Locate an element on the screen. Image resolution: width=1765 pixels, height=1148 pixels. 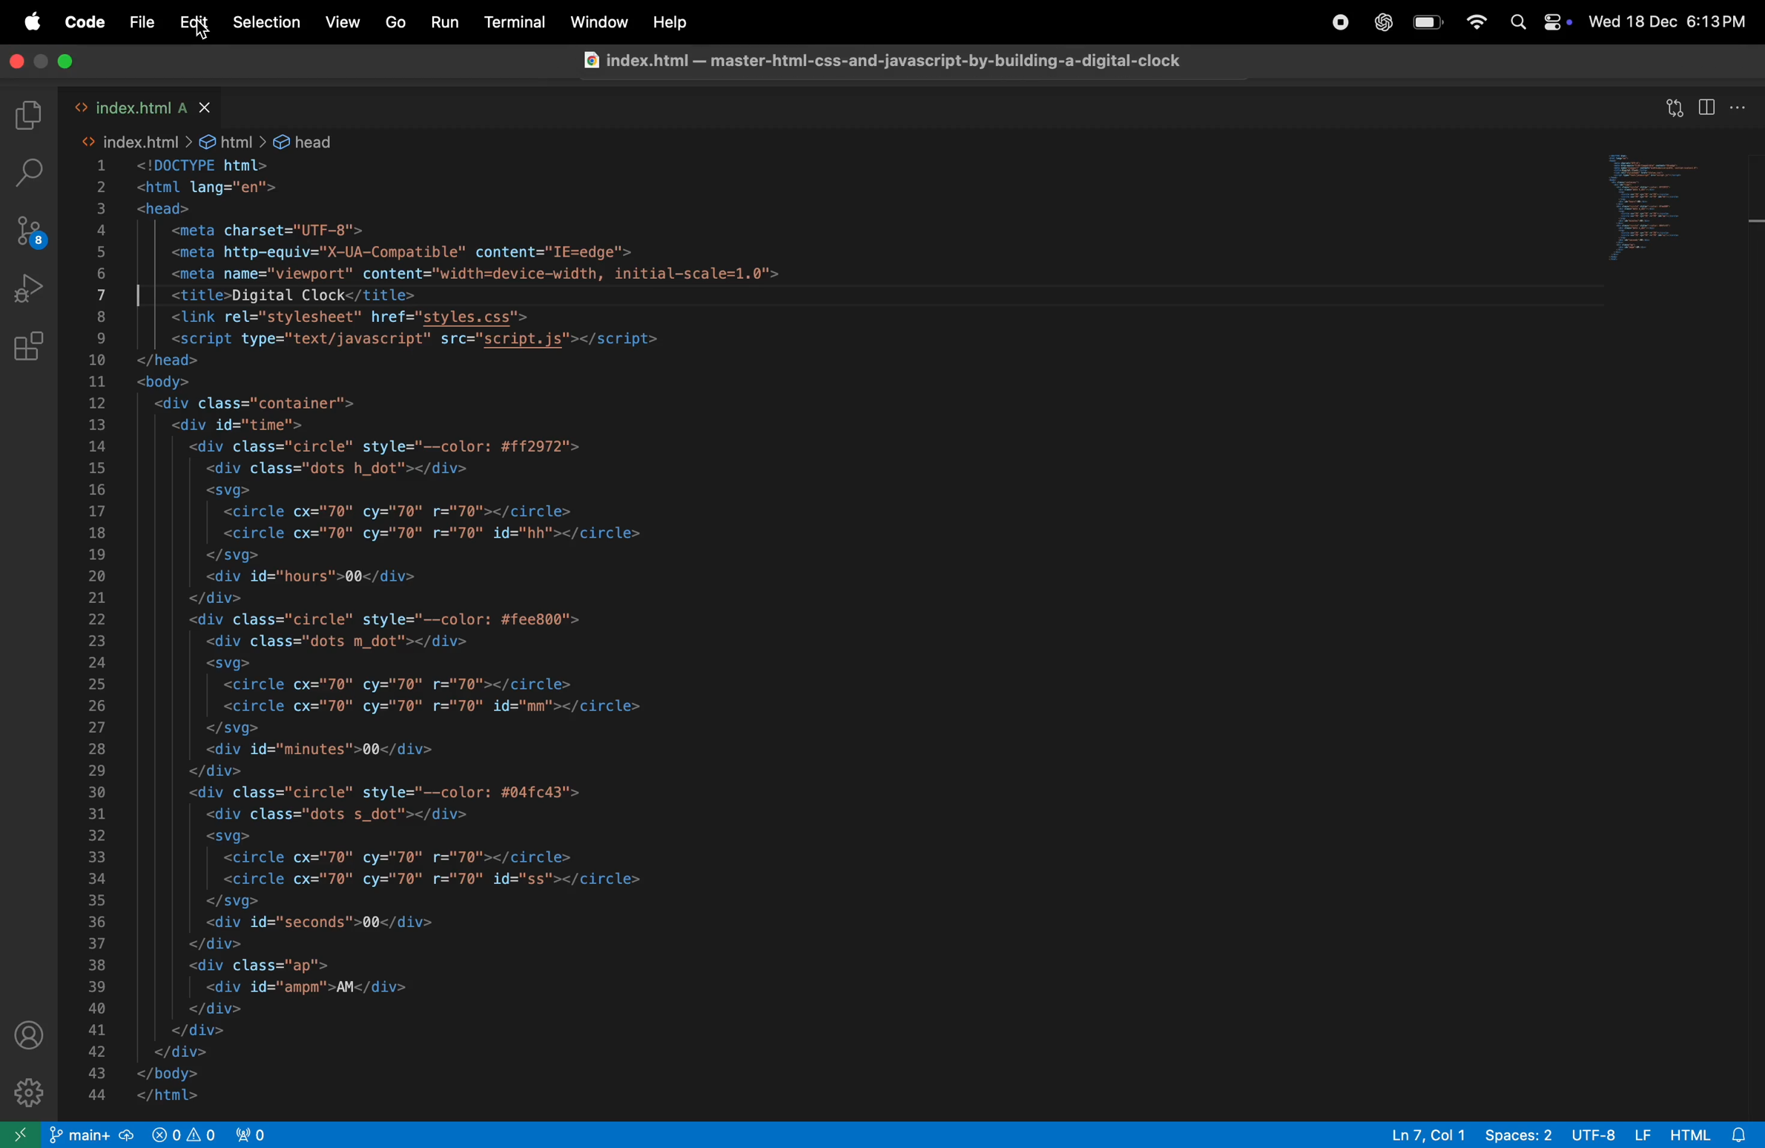
run is located at coordinates (443, 22).